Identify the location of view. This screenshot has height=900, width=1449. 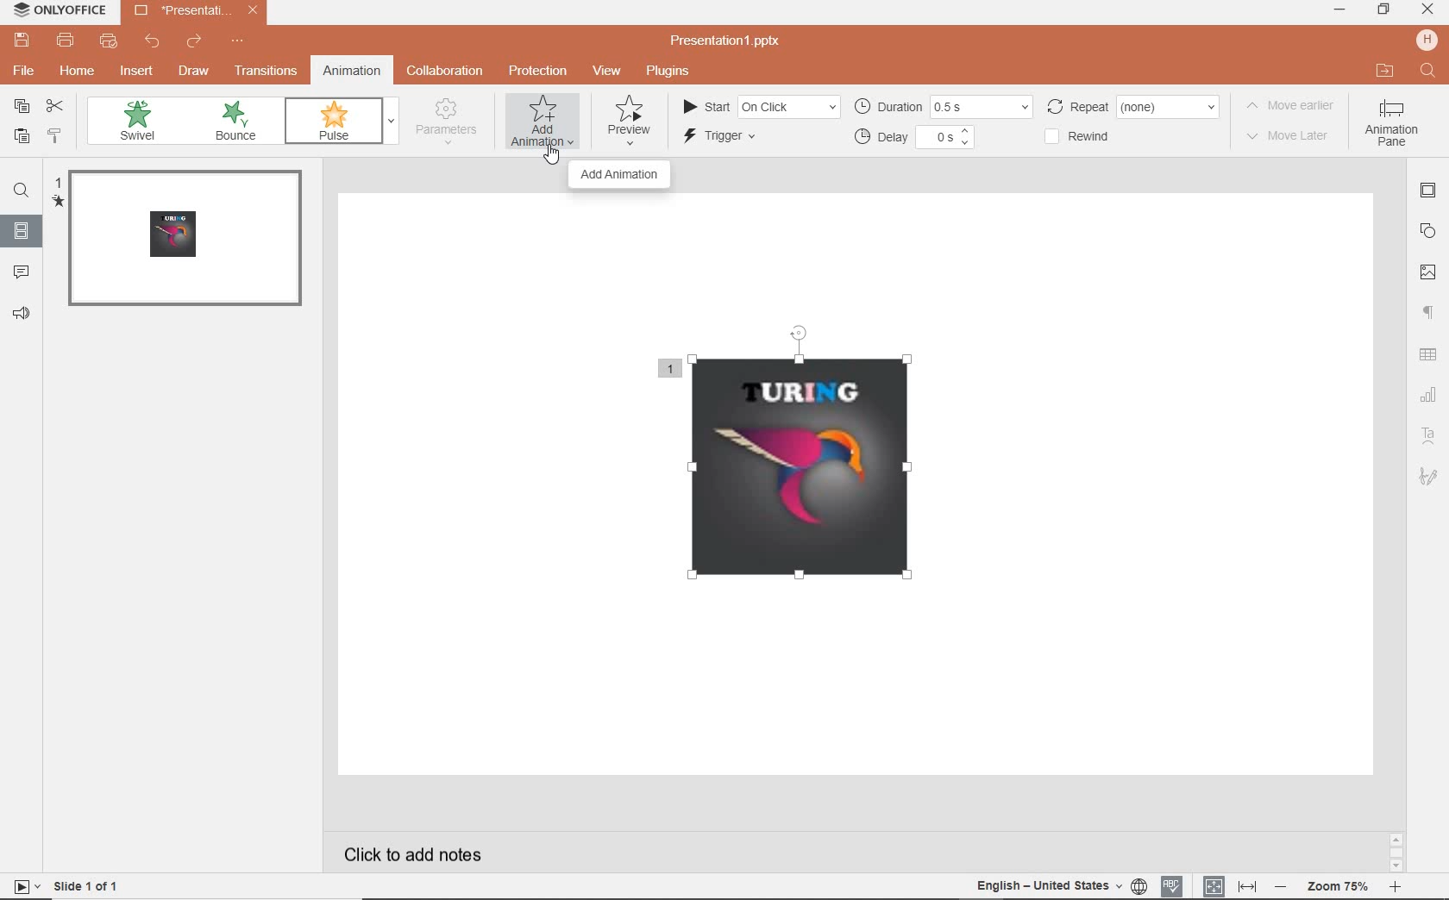
(605, 72).